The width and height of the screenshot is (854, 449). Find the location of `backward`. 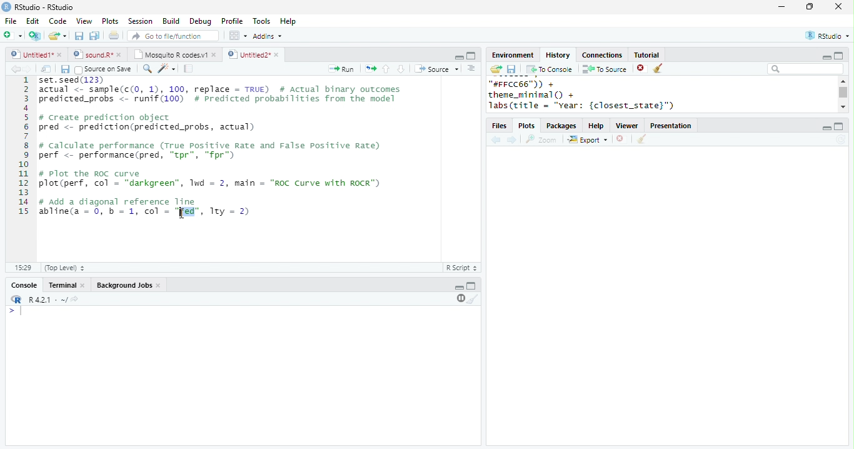

backward is located at coordinates (15, 69).